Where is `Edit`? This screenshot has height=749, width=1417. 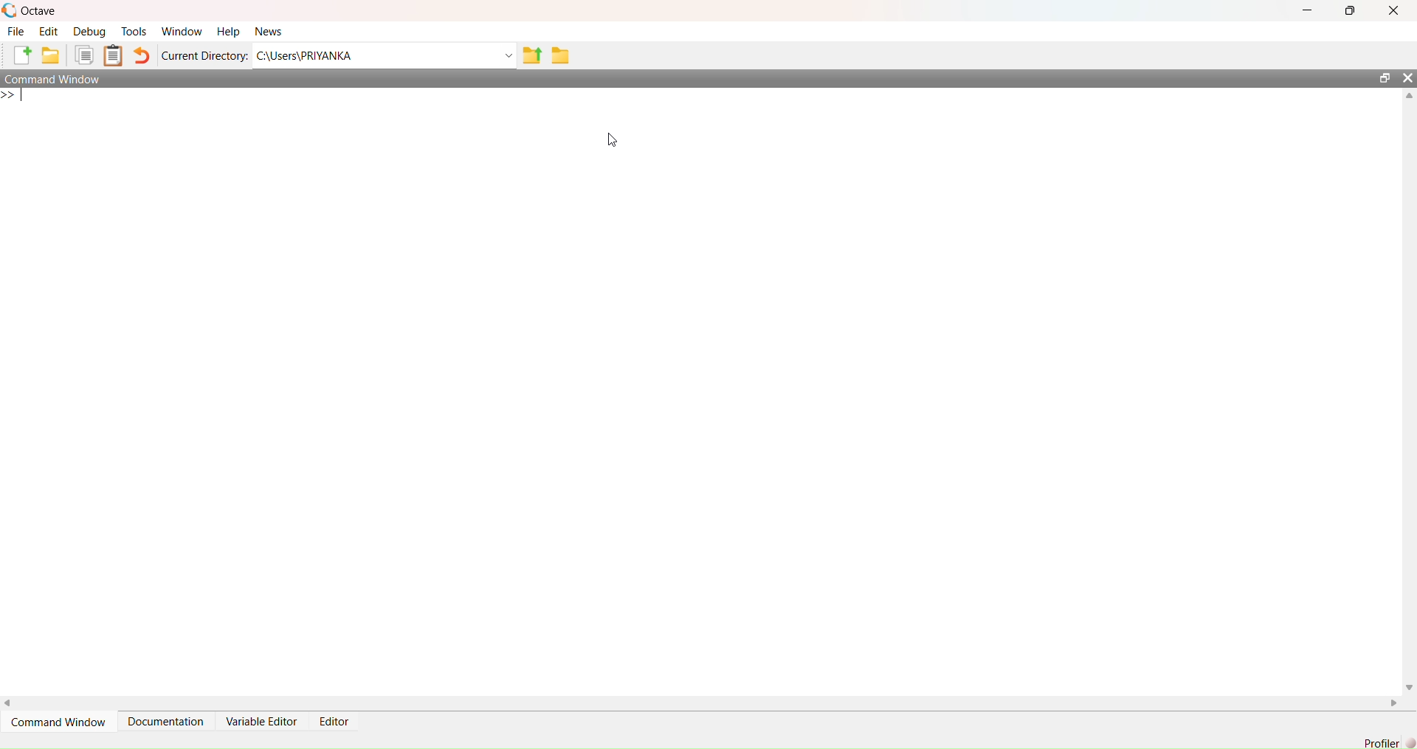 Edit is located at coordinates (49, 31).